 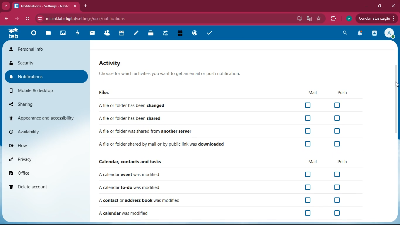 I want to click on gift, so click(x=180, y=33).